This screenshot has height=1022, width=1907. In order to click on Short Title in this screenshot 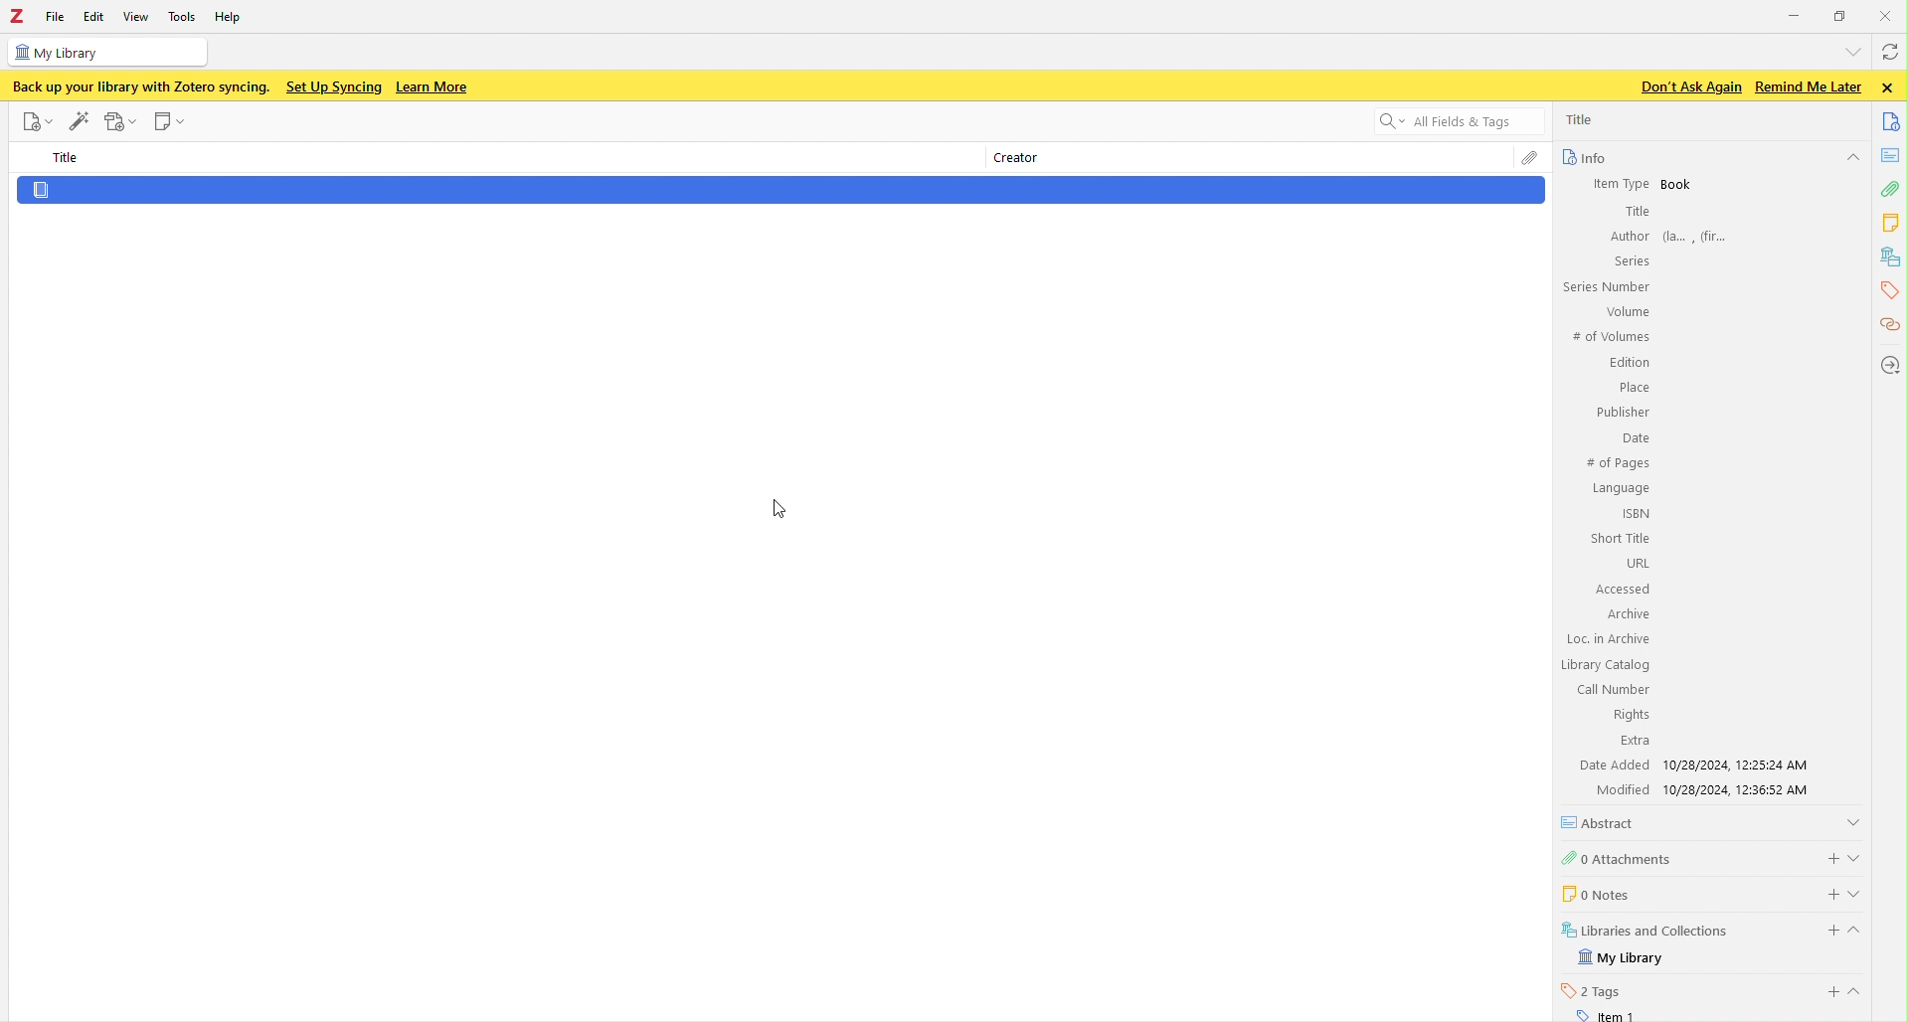, I will do `click(1622, 538)`.